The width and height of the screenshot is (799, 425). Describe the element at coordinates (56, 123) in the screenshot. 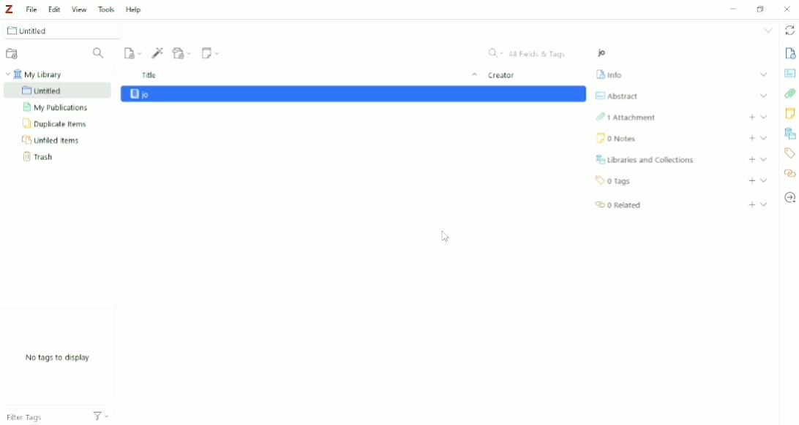

I see `Duplicate Items` at that location.